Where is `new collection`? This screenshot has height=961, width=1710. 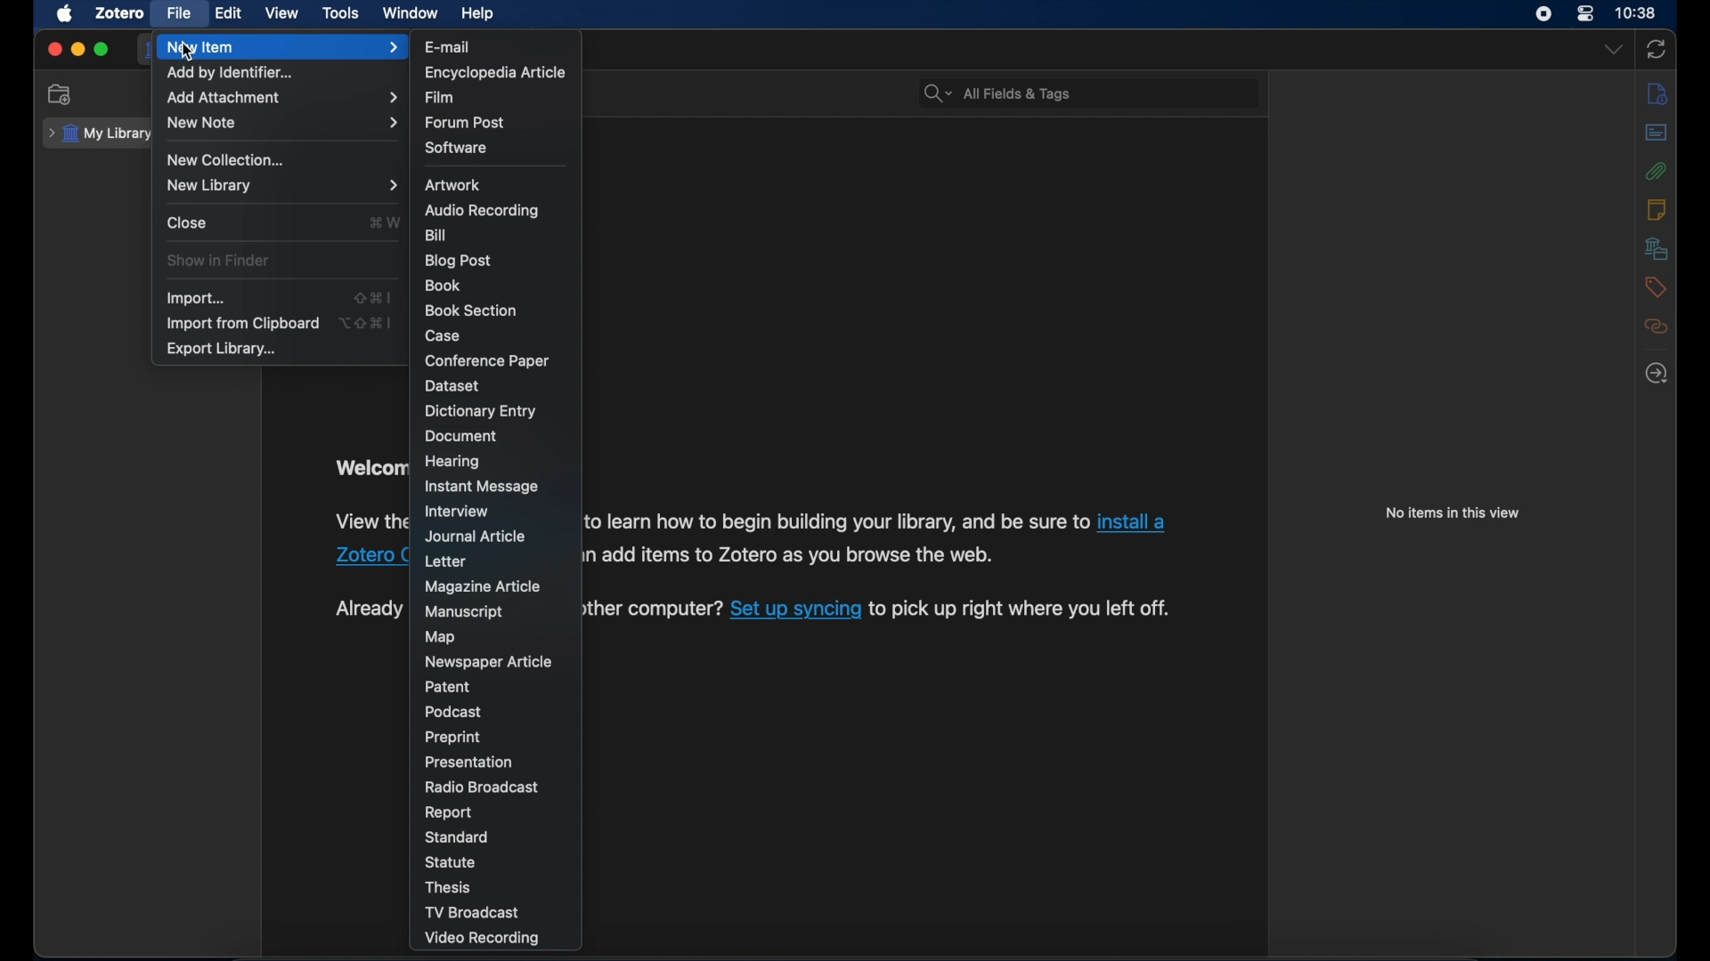 new collection is located at coordinates (230, 160).